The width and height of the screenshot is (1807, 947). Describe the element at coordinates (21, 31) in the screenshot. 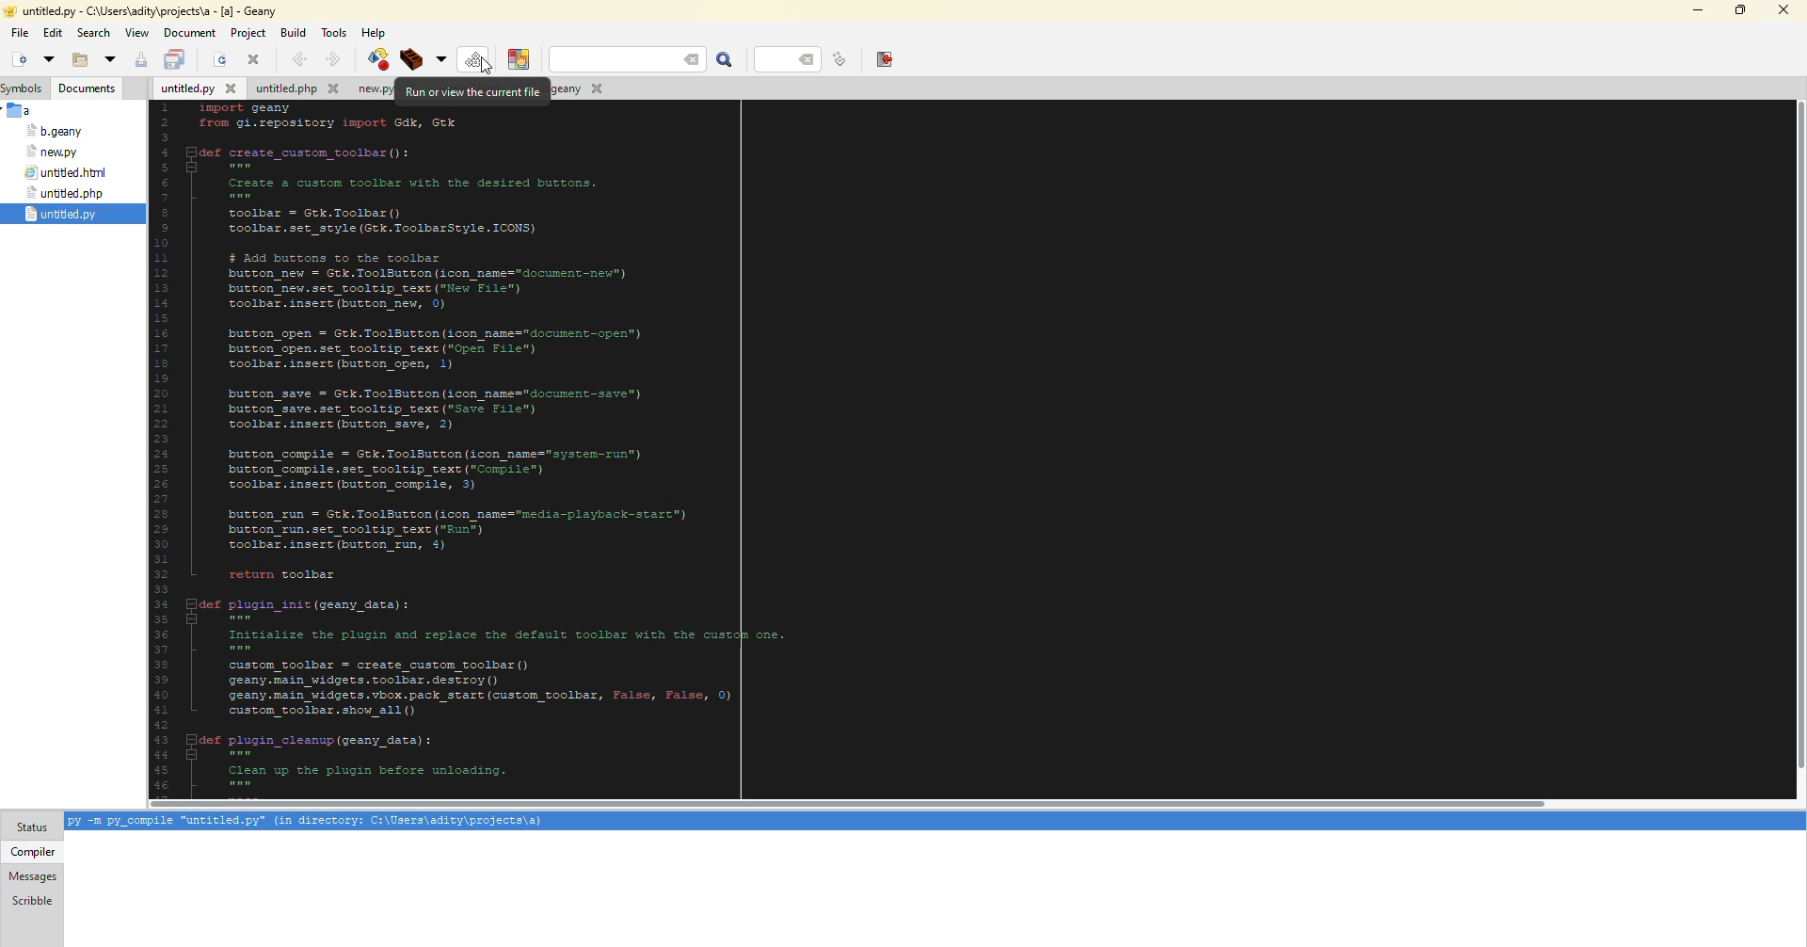

I see `file` at that location.